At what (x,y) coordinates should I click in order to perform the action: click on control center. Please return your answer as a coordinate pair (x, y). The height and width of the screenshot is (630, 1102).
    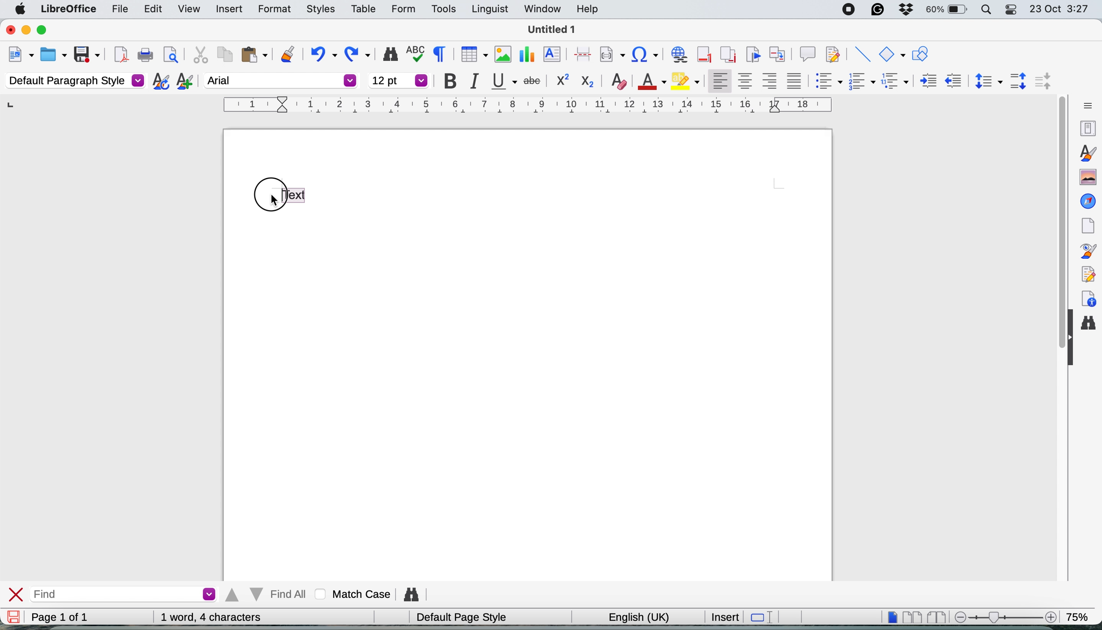
    Looking at the image, I should click on (1012, 11).